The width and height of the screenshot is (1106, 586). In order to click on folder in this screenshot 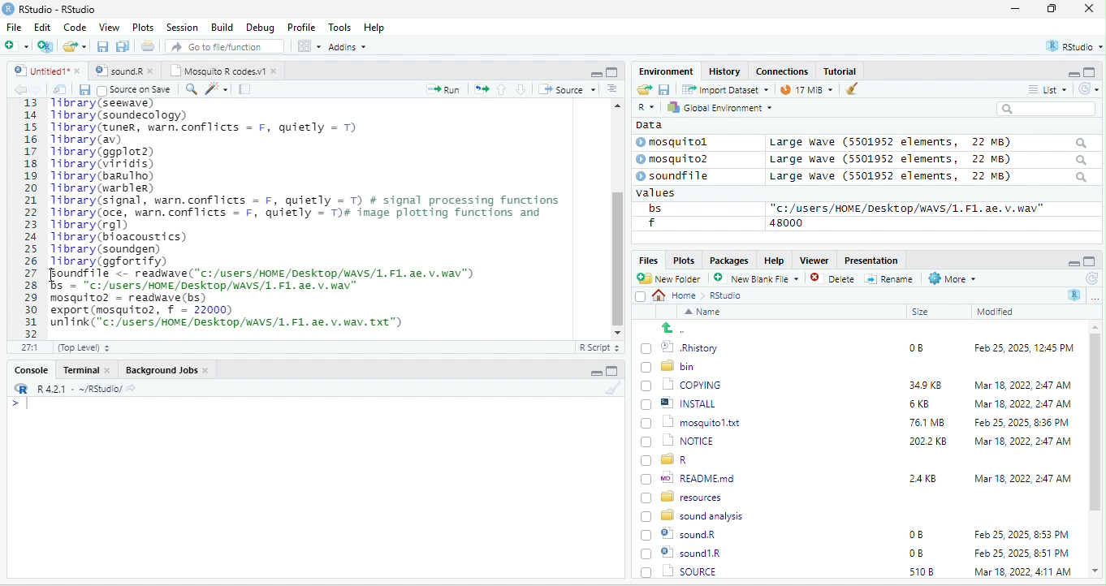, I will do `click(76, 46)`.